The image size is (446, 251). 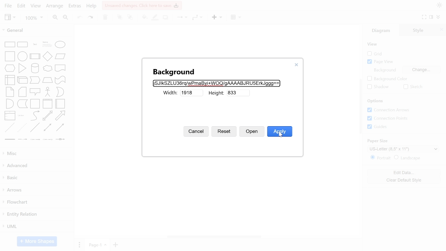 What do you see at coordinates (66, 18) in the screenshot?
I see `zoom out` at bounding box center [66, 18].